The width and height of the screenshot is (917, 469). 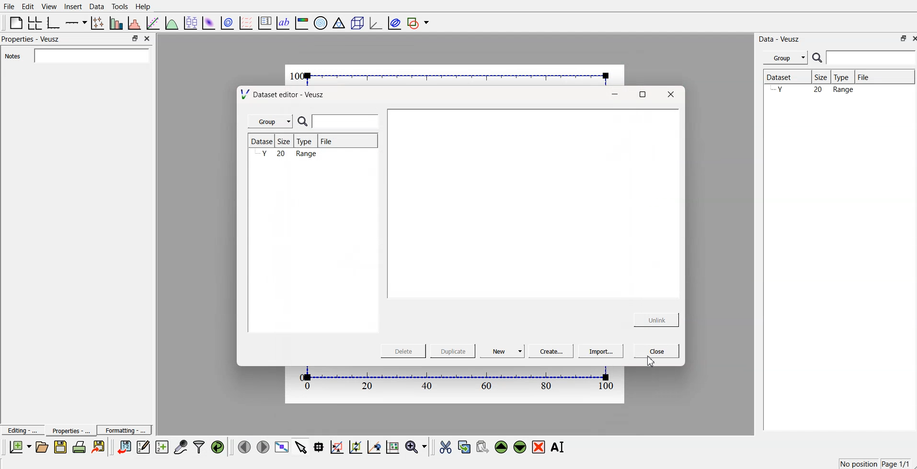 What do you see at coordinates (783, 38) in the screenshot?
I see `Data - Veusz` at bounding box center [783, 38].